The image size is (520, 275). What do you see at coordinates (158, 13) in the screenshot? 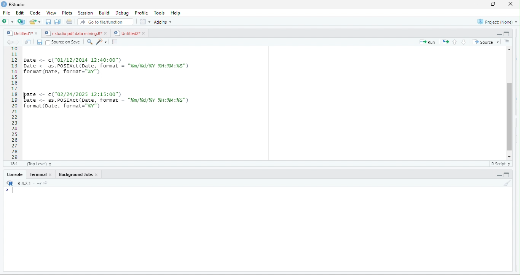
I see `Tools` at bounding box center [158, 13].